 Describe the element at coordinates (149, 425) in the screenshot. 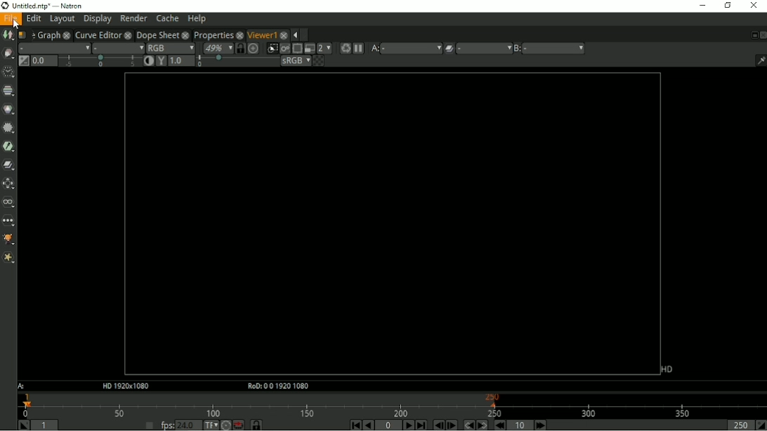

I see `Set playback frame rate automatically` at that location.